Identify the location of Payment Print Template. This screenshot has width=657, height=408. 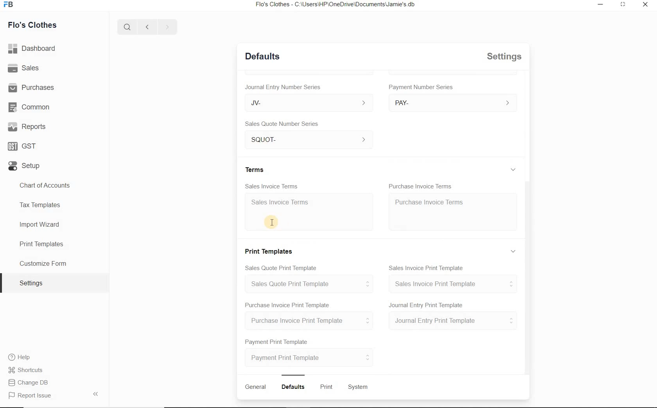
(310, 357).